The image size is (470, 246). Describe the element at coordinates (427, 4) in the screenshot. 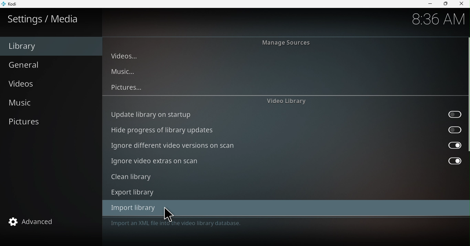

I see `Minimize` at that location.